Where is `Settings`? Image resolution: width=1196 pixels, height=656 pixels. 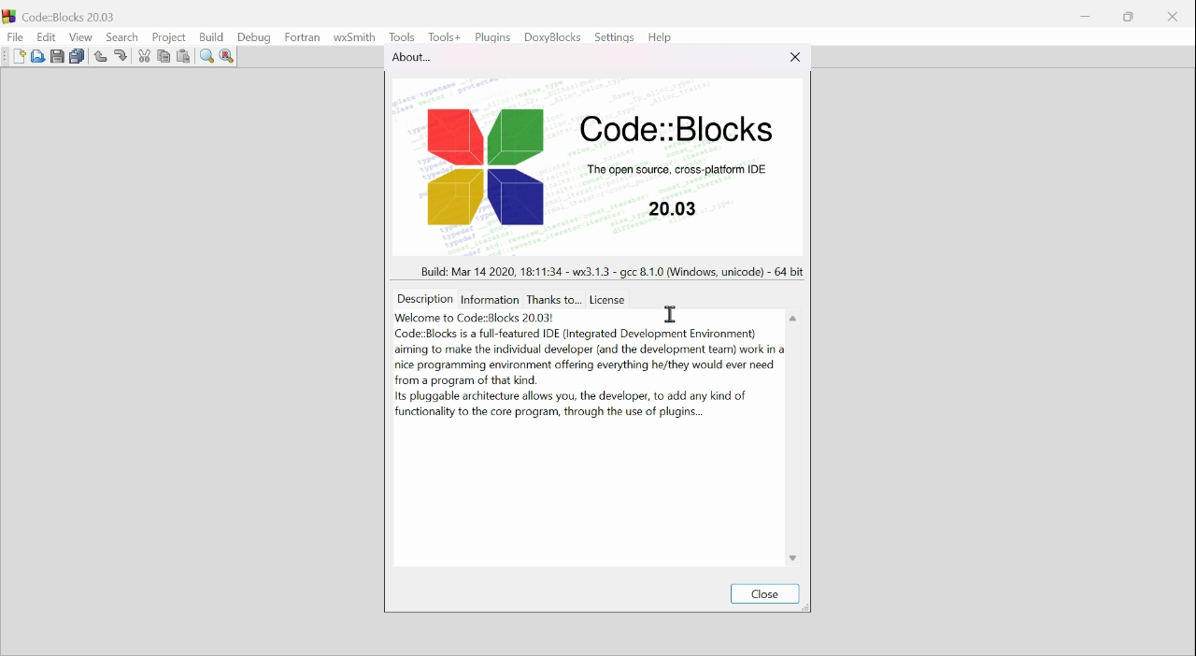 Settings is located at coordinates (616, 36).